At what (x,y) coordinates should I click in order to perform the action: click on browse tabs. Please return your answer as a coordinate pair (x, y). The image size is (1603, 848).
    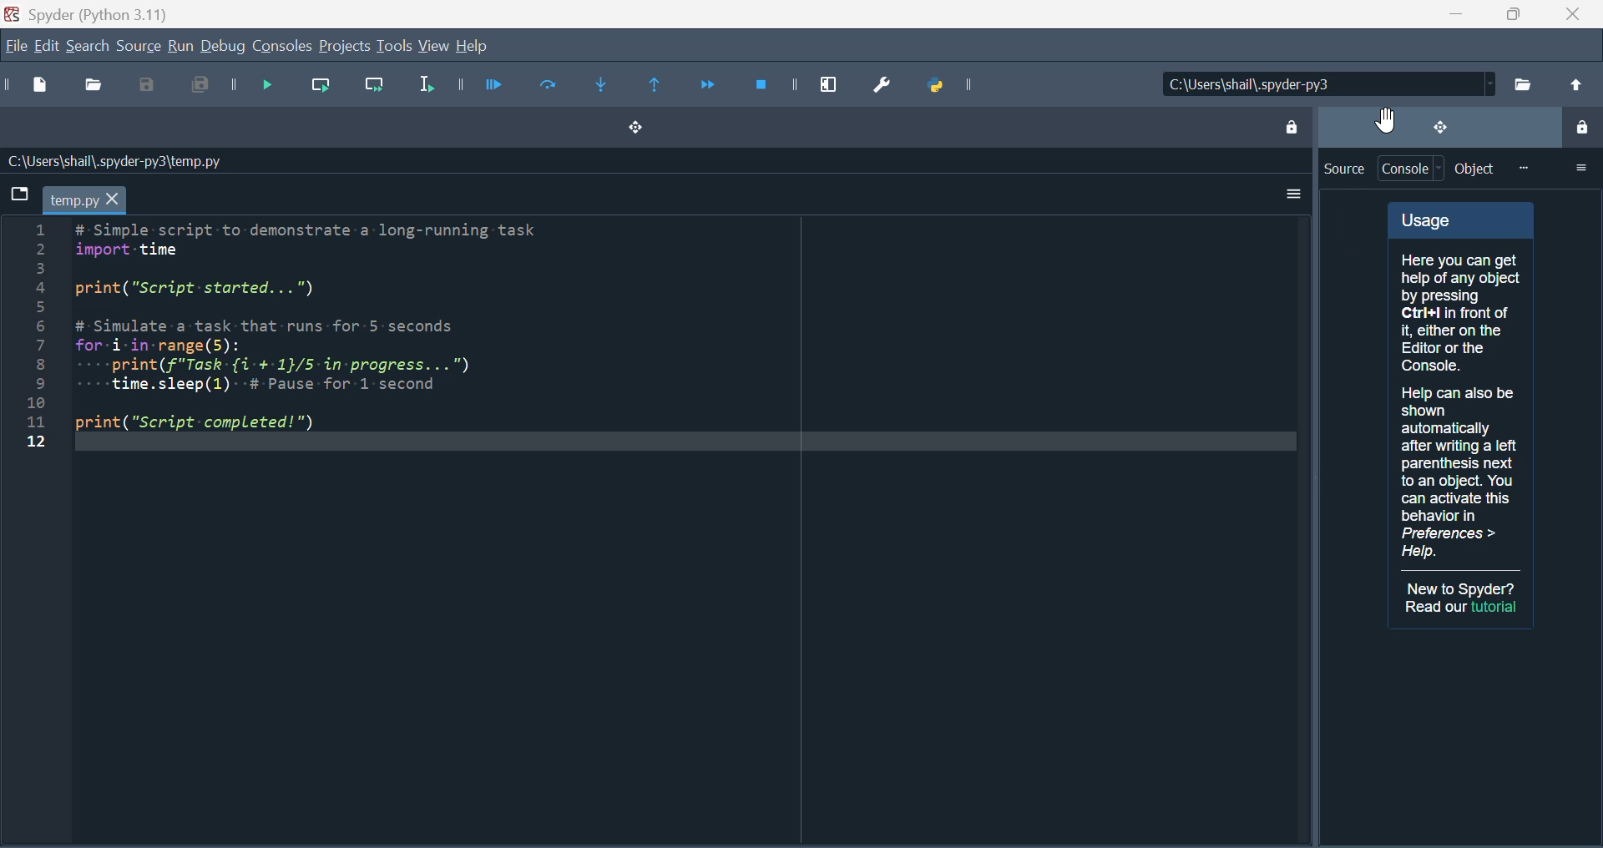
    Looking at the image, I should click on (18, 193).